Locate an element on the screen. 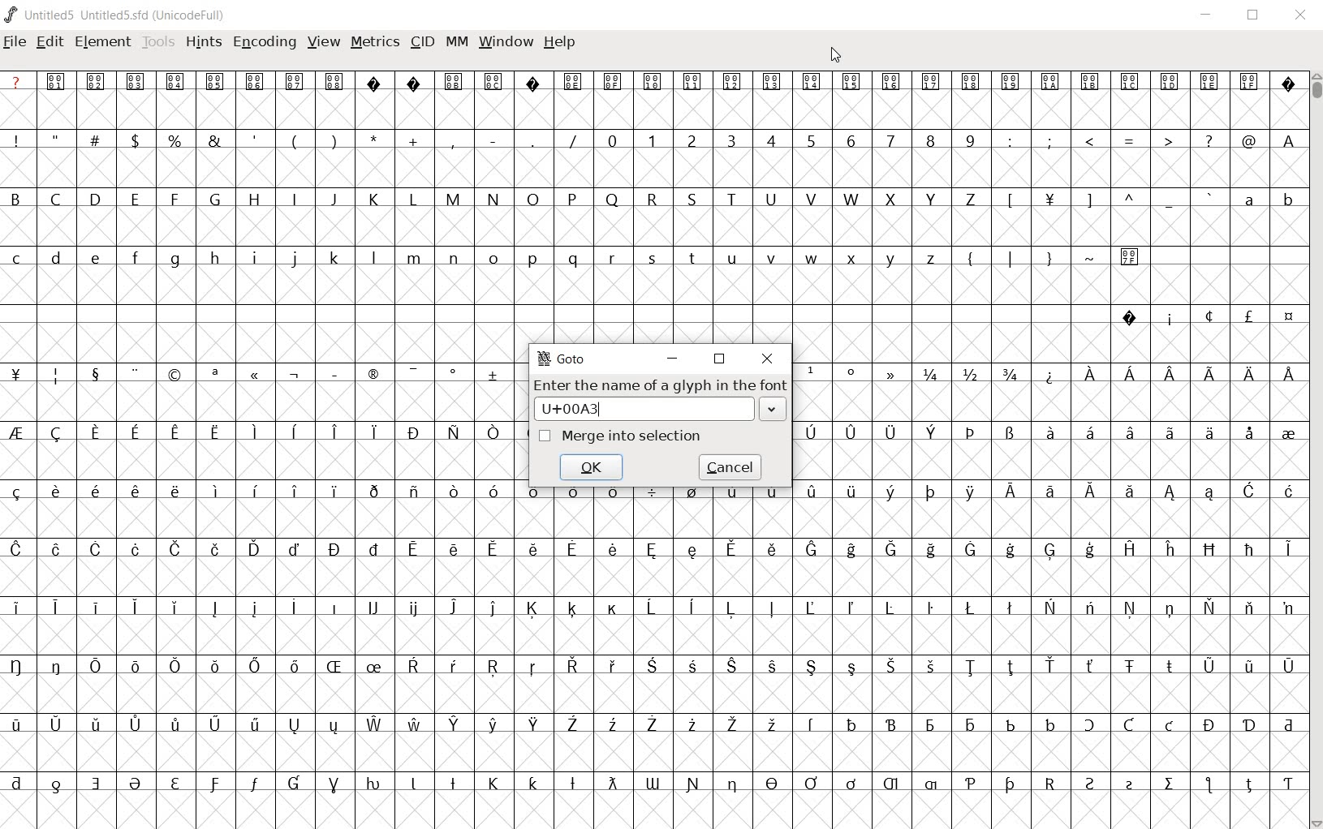 The width and height of the screenshot is (1323, 829). Symbol is located at coordinates (373, 490).